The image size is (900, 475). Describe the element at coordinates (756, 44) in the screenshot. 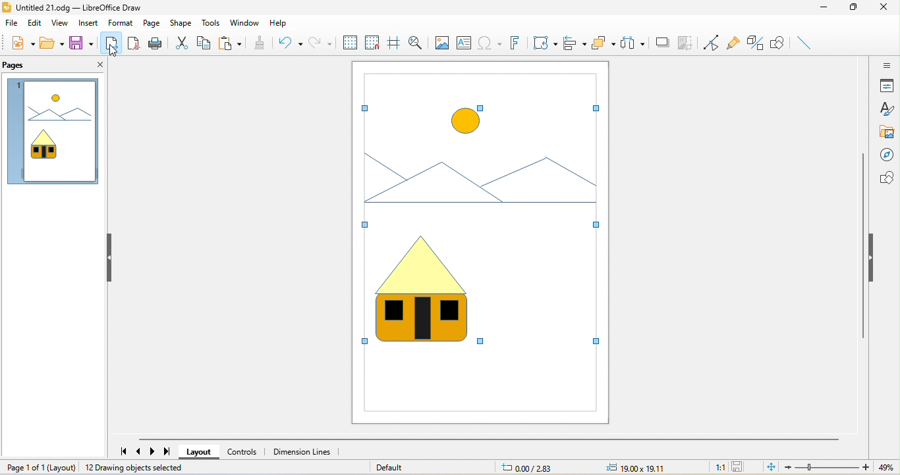

I see `toggle extrusion` at that location.